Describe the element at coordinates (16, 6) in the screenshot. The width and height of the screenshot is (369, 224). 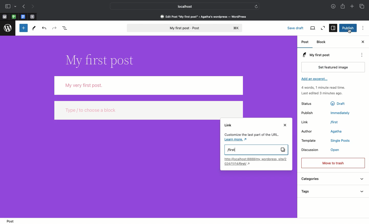
I see `drop-down` at that location.